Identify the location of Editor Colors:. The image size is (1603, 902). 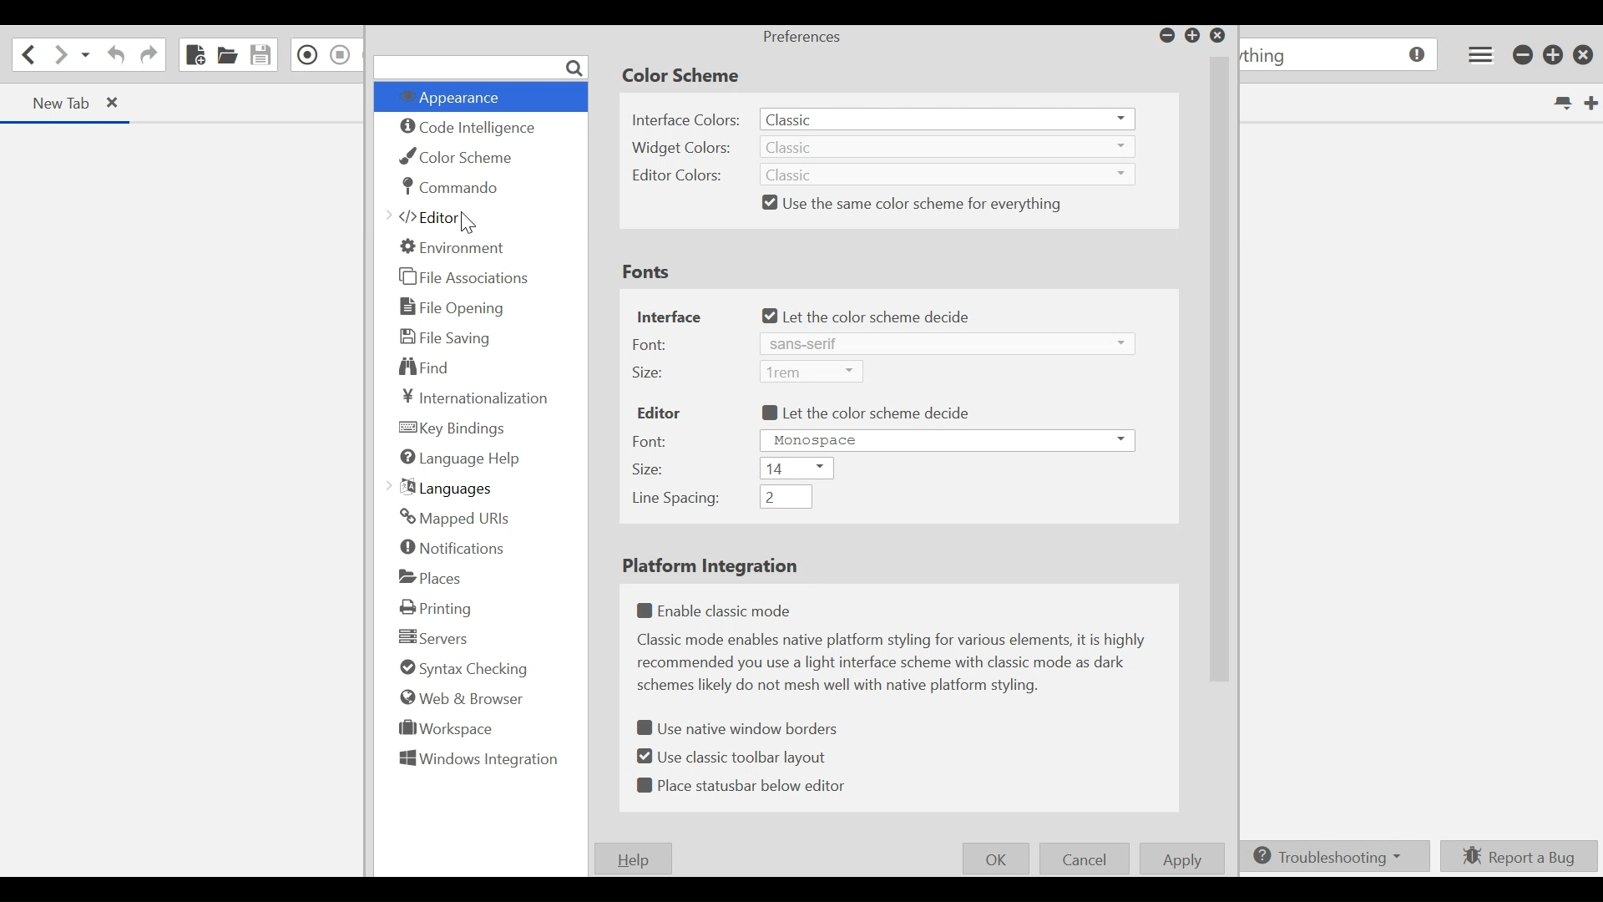
(677, 175).